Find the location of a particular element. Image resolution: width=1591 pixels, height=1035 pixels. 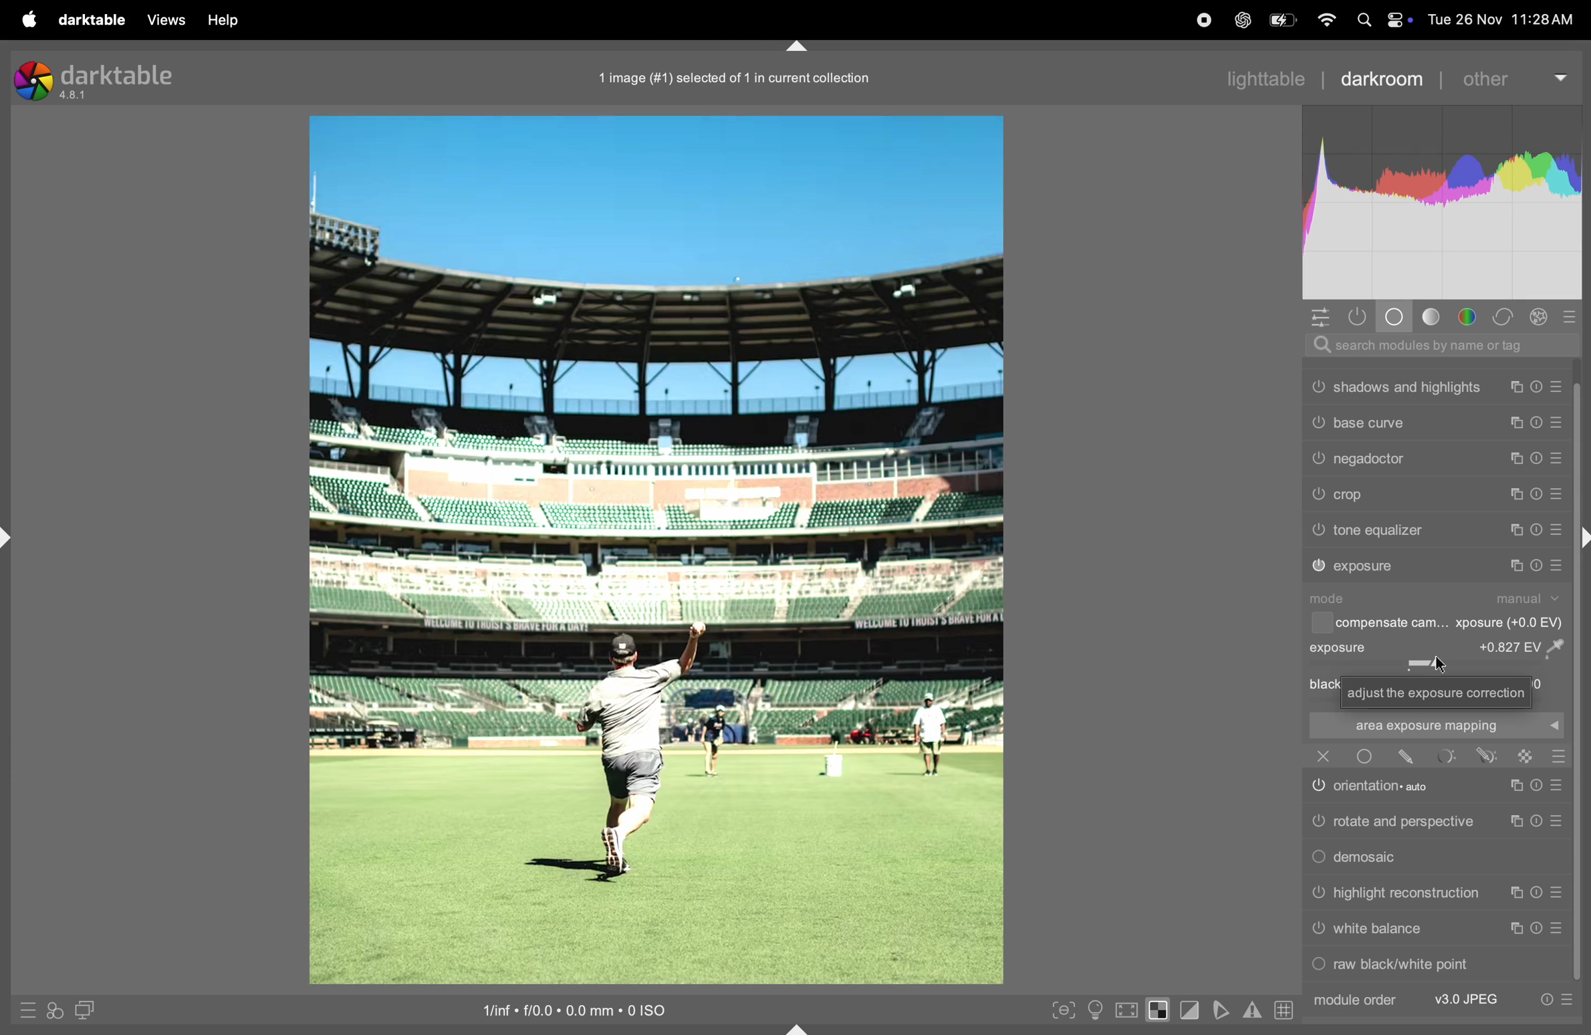

Switch on or off is located at coordinates (1364, 756).